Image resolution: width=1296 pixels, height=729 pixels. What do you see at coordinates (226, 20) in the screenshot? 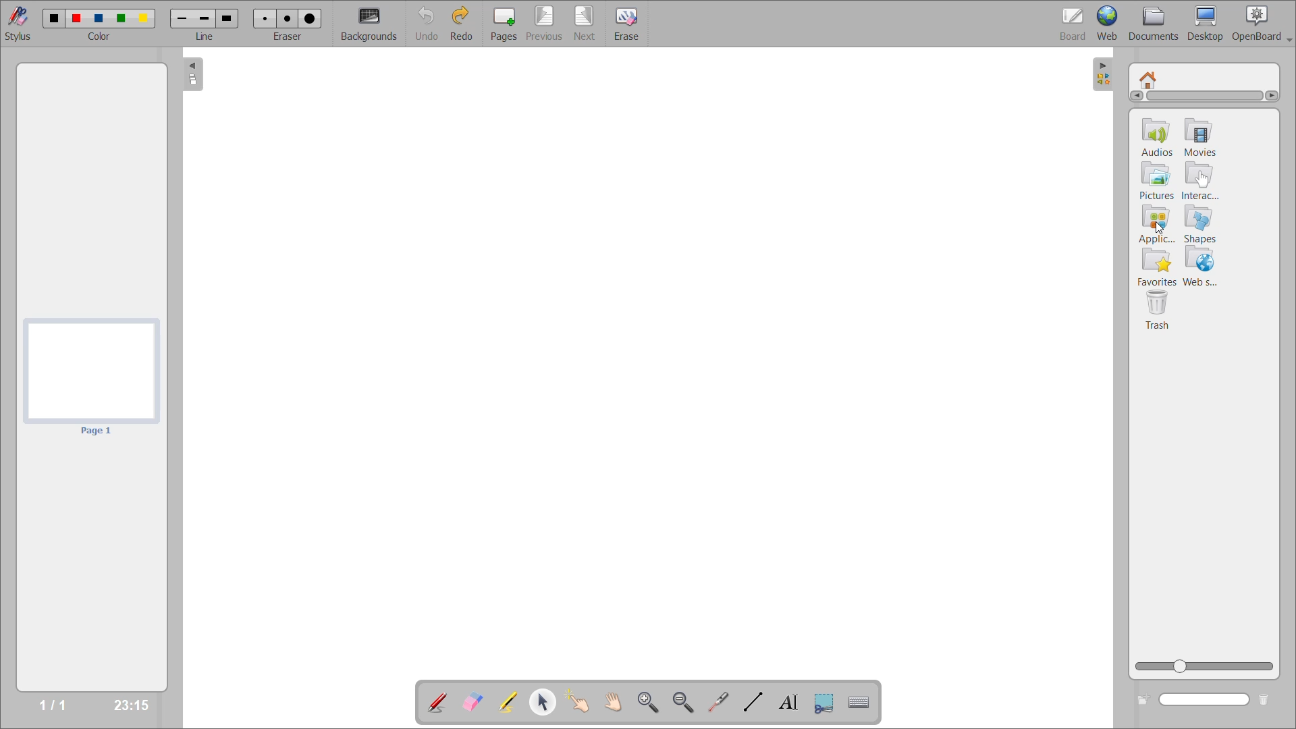
I see `line 3` at bounding box center [226, 20].